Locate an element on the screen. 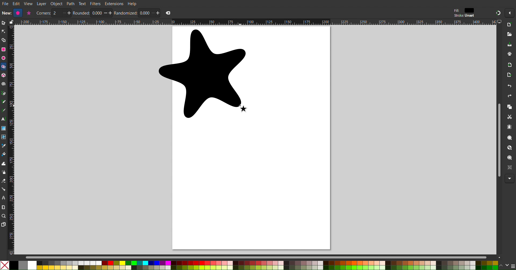 The width and height of the screenshot is (516, 270). Open Export is located at coordinates (510, 76).